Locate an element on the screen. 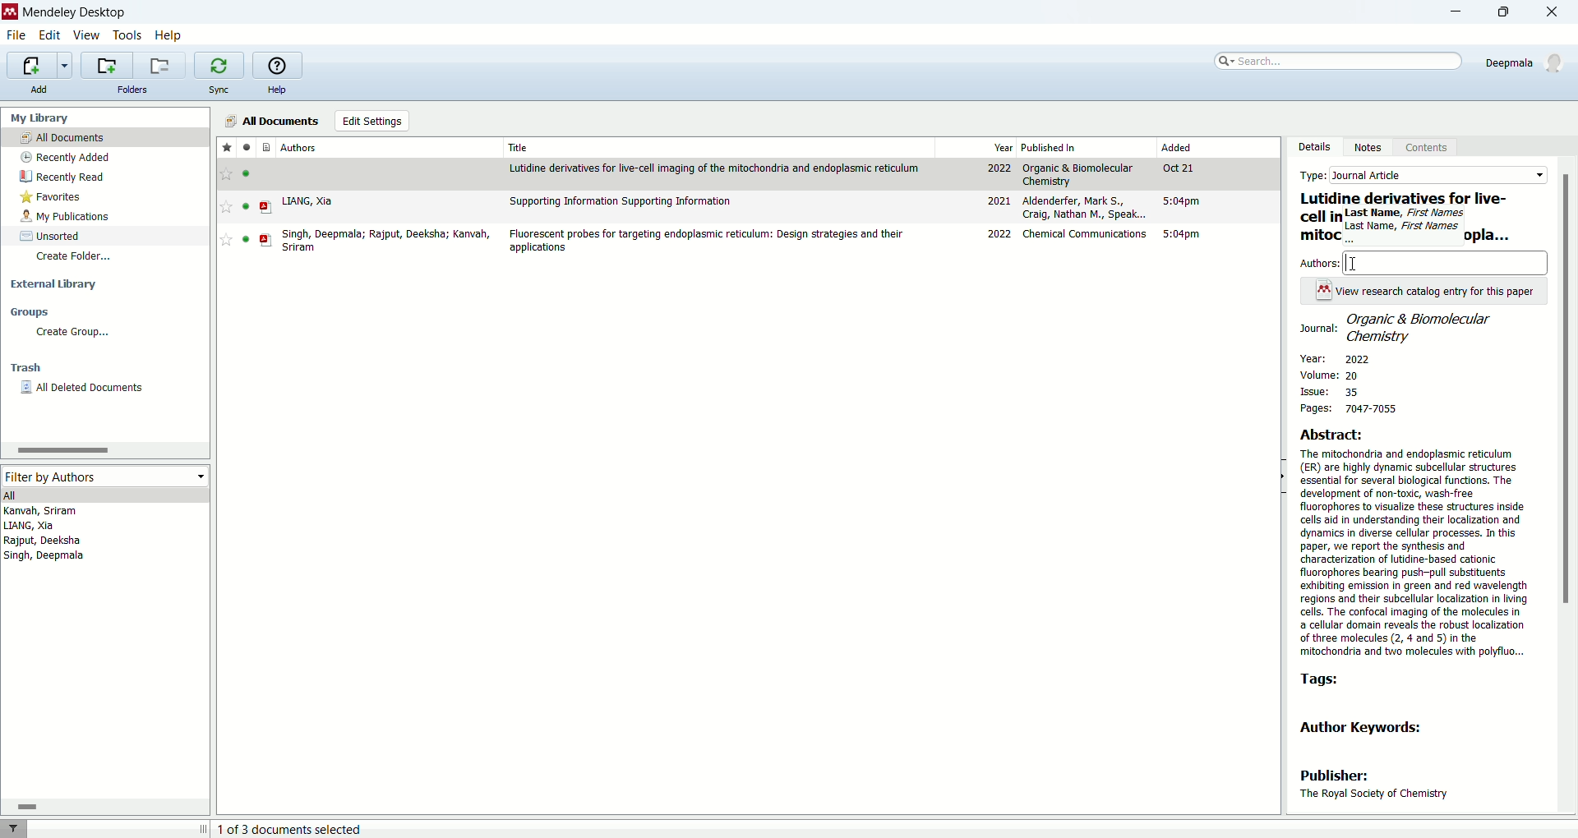 This screenshot has height=838, width=1578. online help guide for mendeley is located at coordinates (278, 65).